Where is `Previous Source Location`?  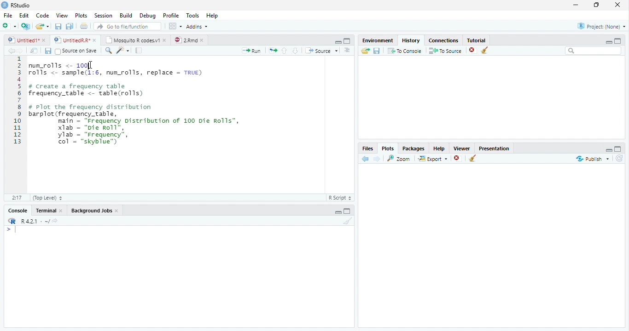 Previous Source Location is located at coordinates (10, 51).